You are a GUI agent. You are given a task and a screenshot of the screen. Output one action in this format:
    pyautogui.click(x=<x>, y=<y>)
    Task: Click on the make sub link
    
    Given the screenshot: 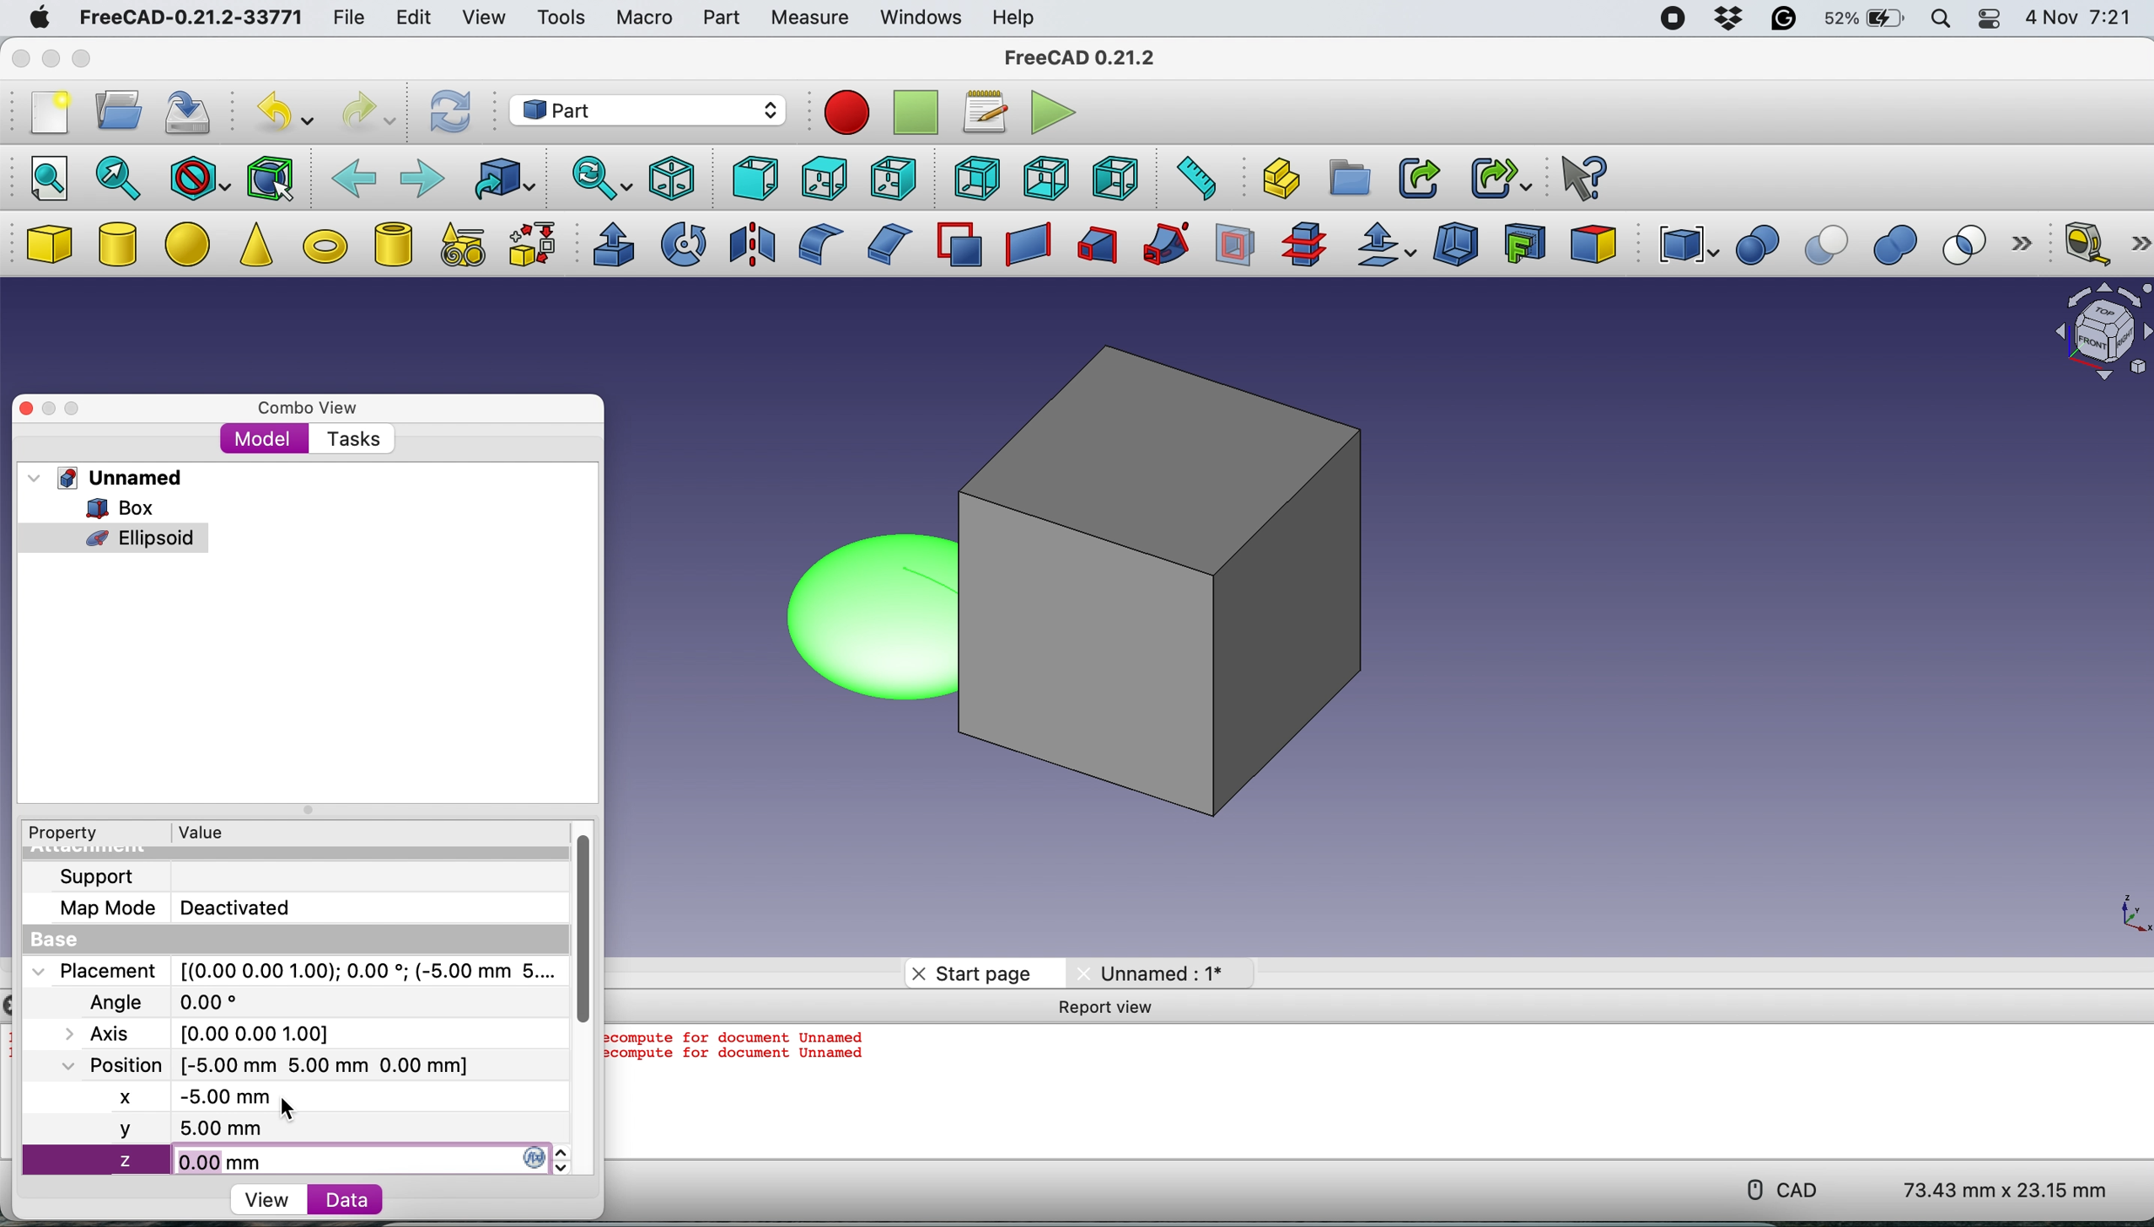 What is the action you would take?
    pyautogui.click(x=1501, y=175)
    